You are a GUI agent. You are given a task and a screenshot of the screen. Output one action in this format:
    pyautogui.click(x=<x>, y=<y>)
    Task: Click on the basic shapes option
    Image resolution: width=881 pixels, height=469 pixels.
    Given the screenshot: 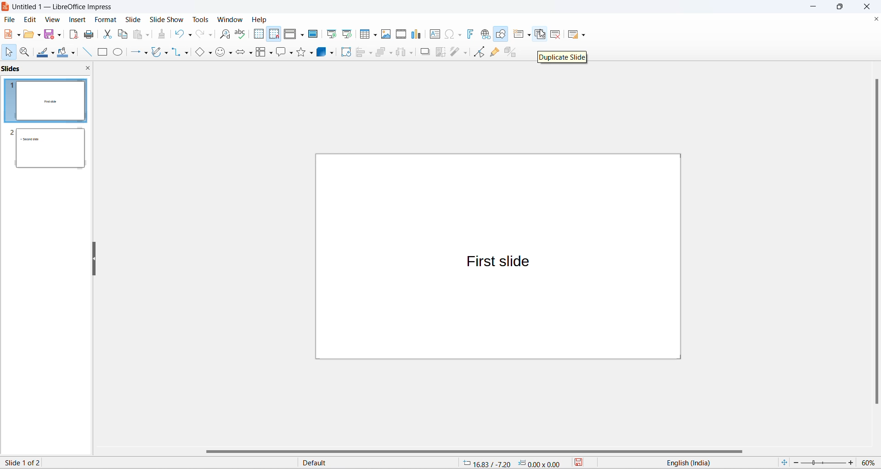 What is the action you would take?
    pyautogui.click(x=209, y=53)
    